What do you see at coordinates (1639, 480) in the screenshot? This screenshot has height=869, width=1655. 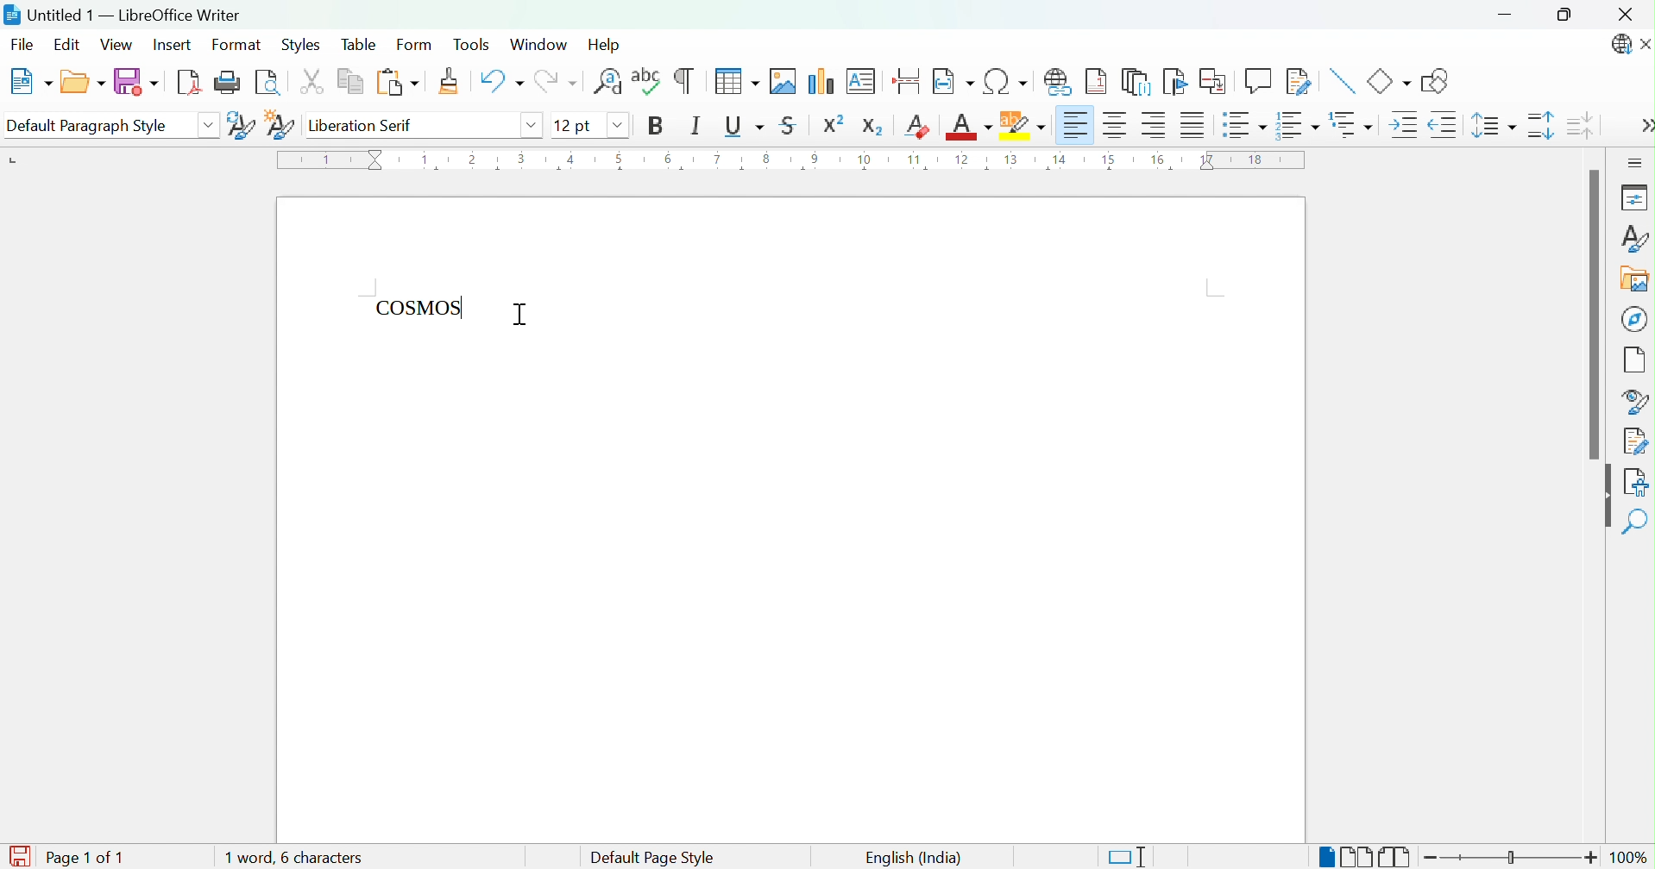 I see `Accessibility Check` at bounding box center [1639, 480].